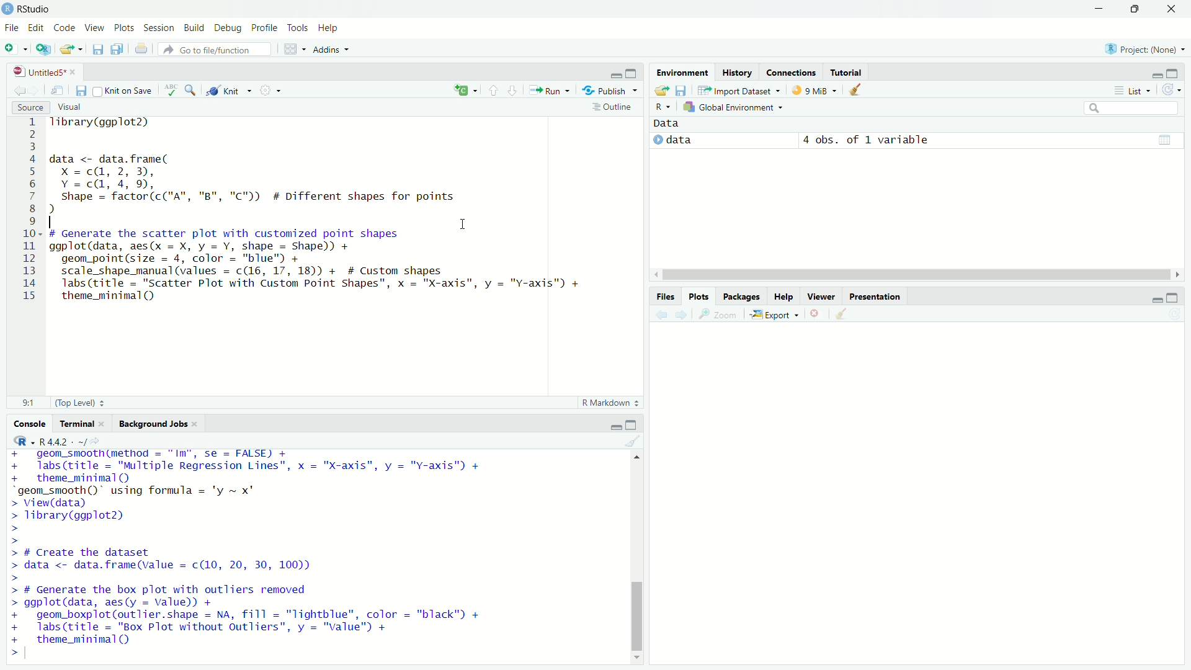 Image resolution: width=1191 pixels, height=670 pixels. What do you see at coordinates (171, 89) in the screenshot?
I see `Check spelling in the document` at bounding box center [171, 89].